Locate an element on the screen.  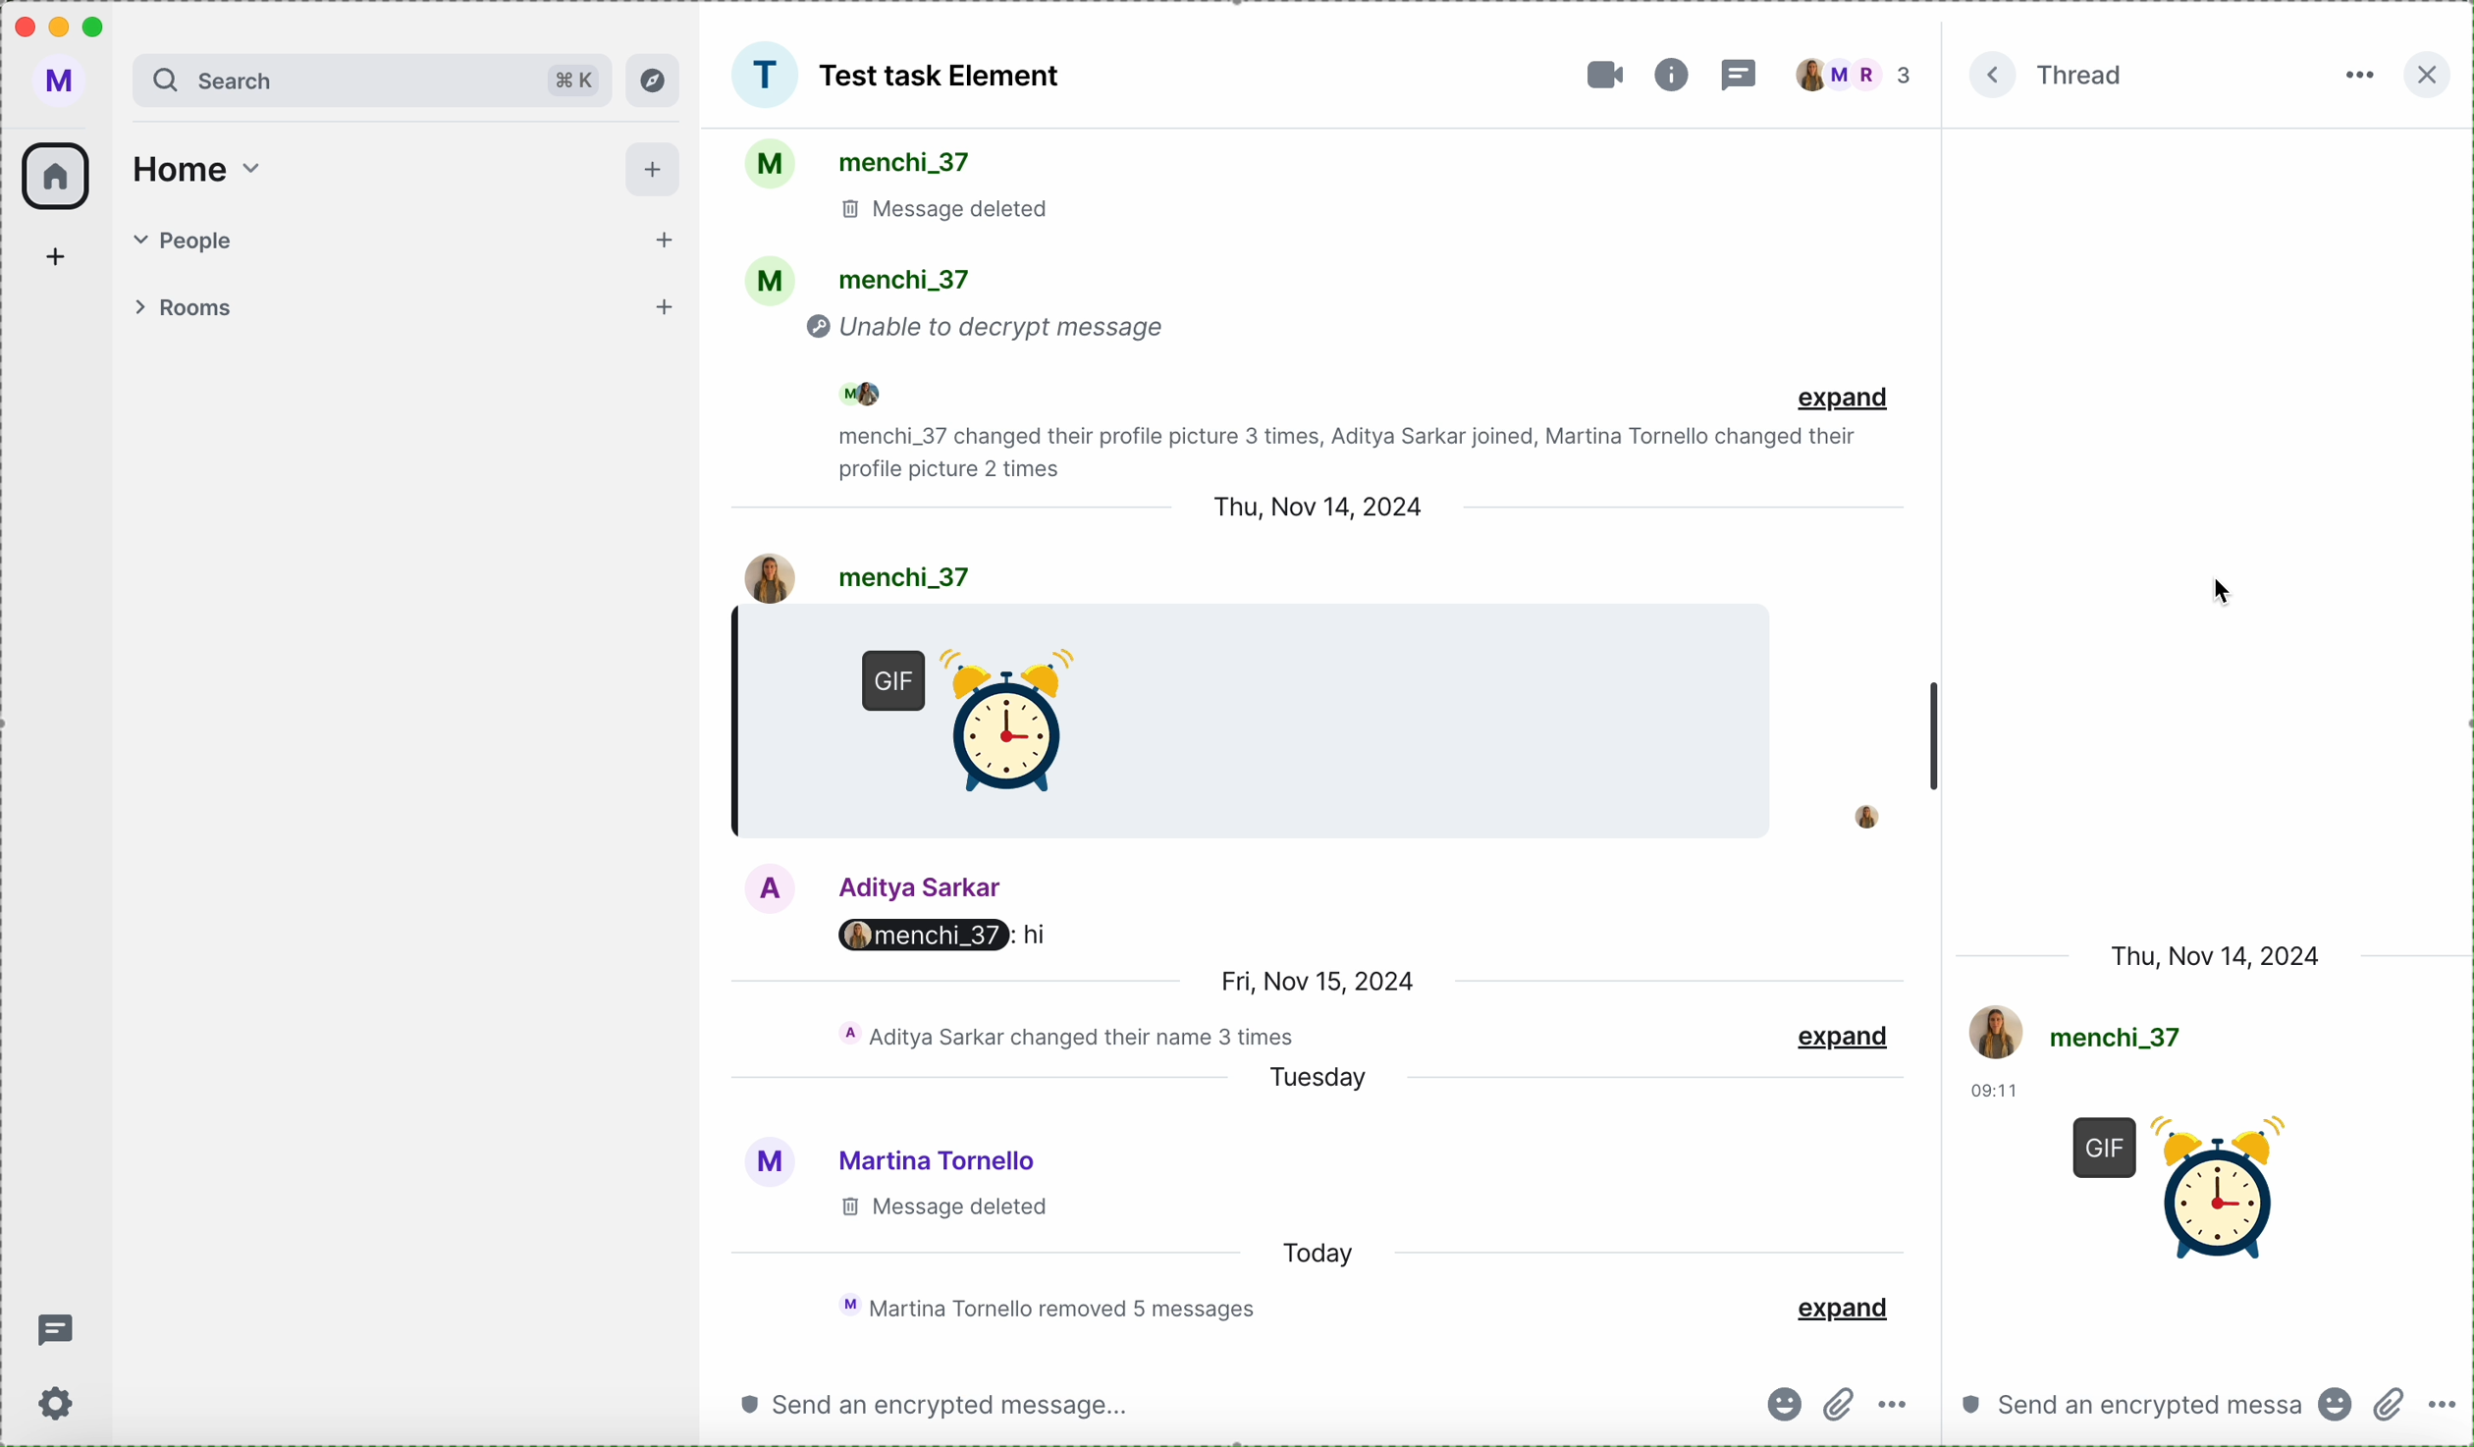
explore is located at coordinates (654, 80).